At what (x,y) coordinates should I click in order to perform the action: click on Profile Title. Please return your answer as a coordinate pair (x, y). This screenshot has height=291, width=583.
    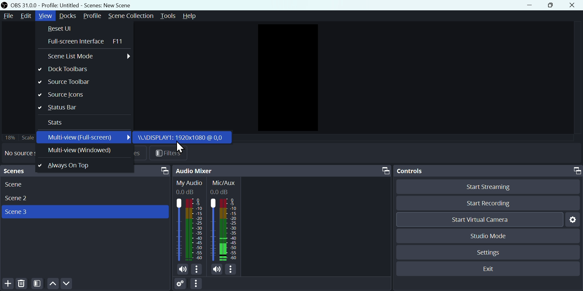
    Looking at the image, I should click on (61, 5).